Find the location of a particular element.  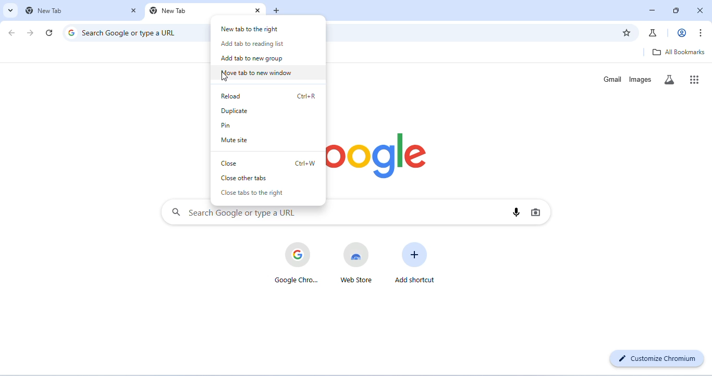

add tab to reading list is located at coordinates (252, 44).